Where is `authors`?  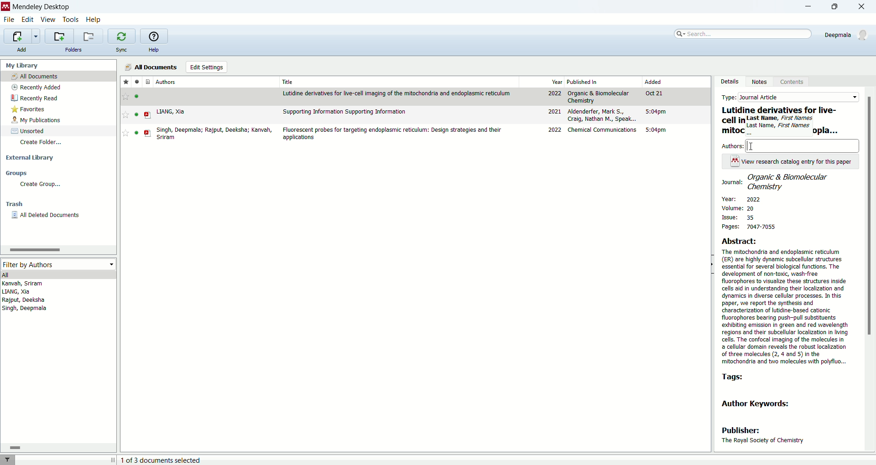
authors is located at coordinates (167, 80).